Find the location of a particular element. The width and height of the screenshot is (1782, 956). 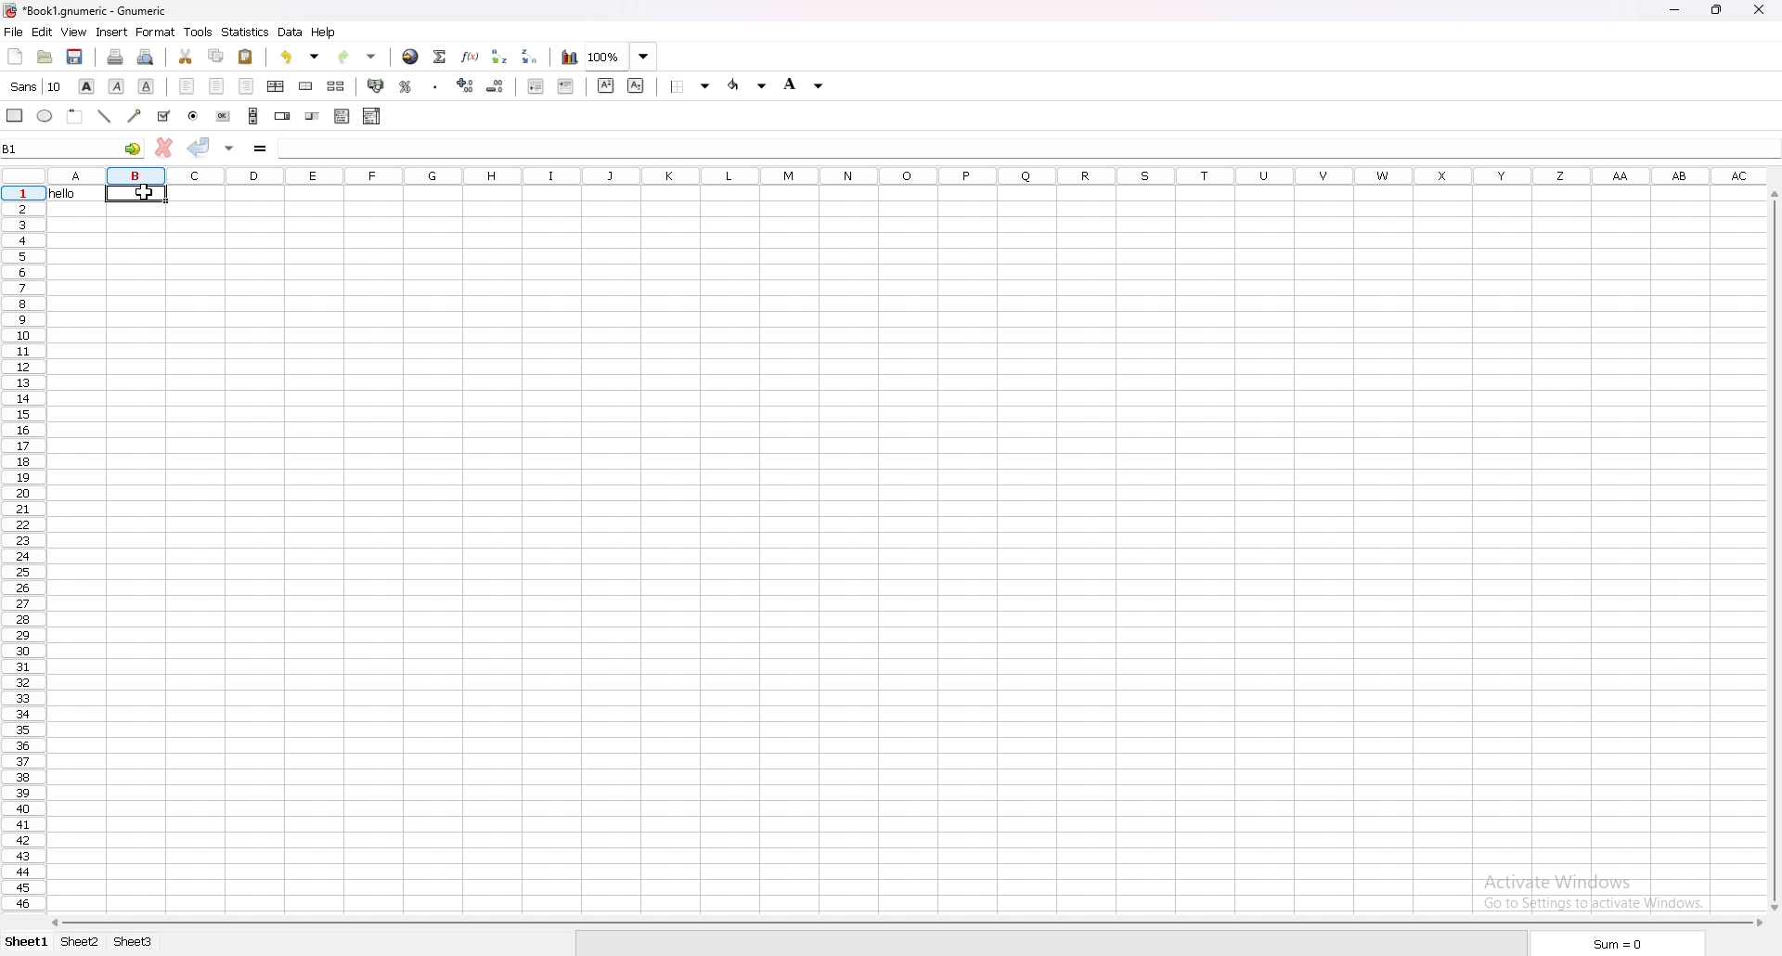

decrease decimal number is located at coordinates (496, 85).